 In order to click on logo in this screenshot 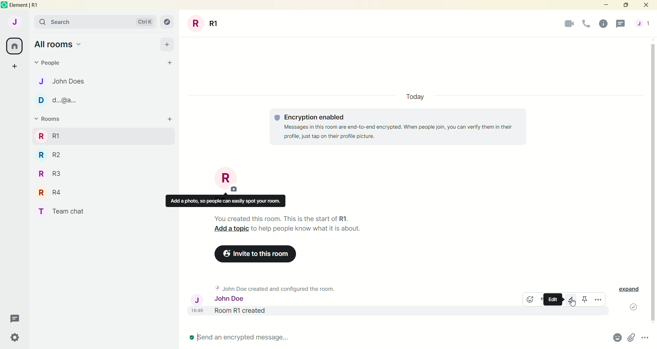, I will do `click(4, 5)`.